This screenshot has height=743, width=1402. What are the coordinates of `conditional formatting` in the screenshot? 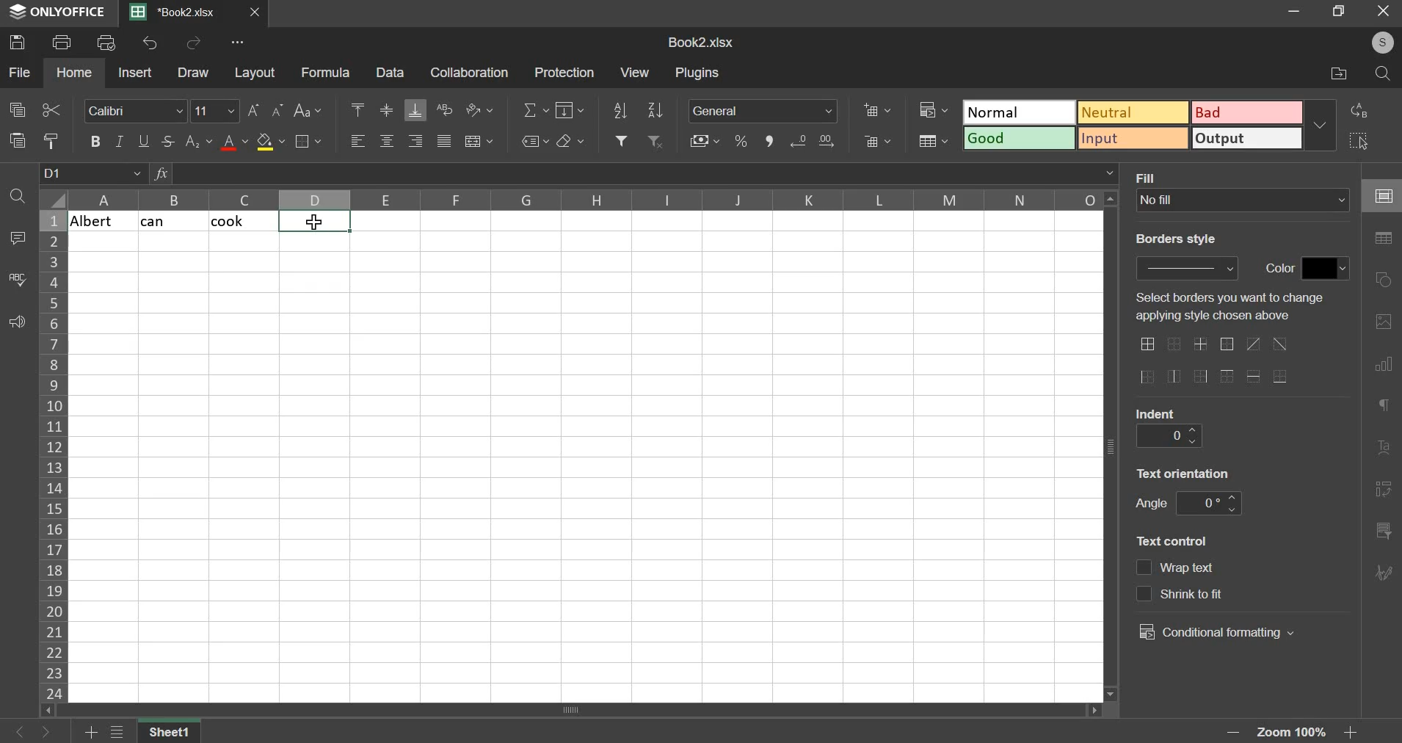 It's located at (1213, 632).